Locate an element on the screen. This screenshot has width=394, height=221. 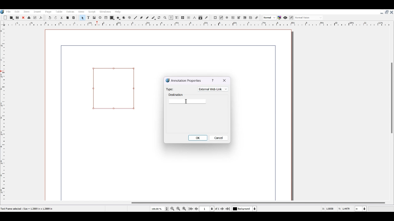
Vertical Scroll Bar is located at coordinates (391, 110).